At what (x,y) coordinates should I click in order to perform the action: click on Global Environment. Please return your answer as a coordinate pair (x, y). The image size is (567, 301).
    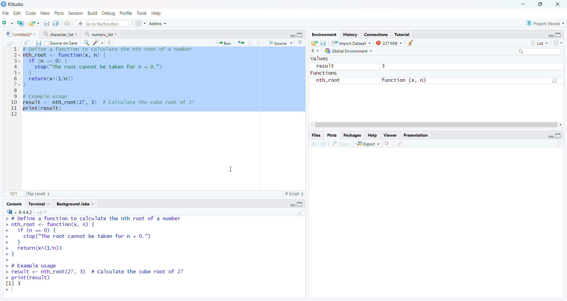
    Looking at the image, I should click on (348, 51).